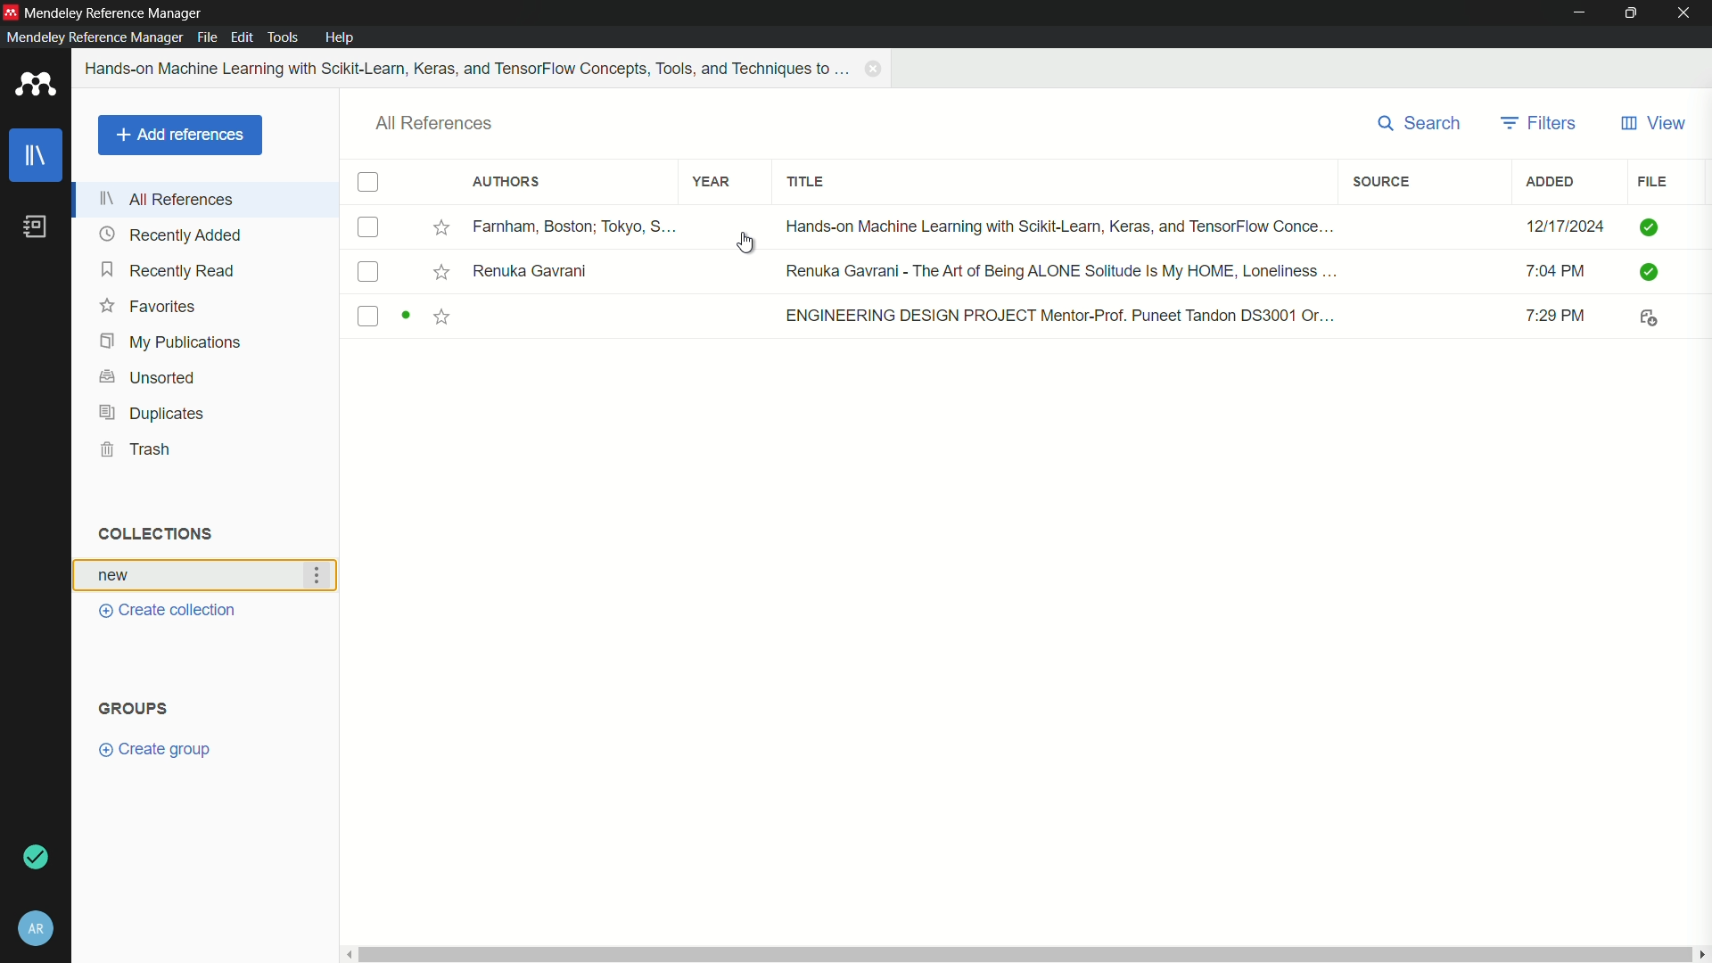  What do you see at coordinates (94, 37) in the screenshot?
I see `mendeley reference manager` at bounding box center [94, 37].